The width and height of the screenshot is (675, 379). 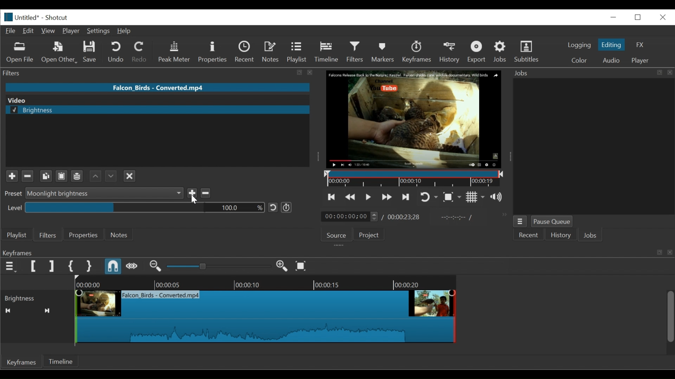 I want to click on Filters, so click(x=355, y=53).